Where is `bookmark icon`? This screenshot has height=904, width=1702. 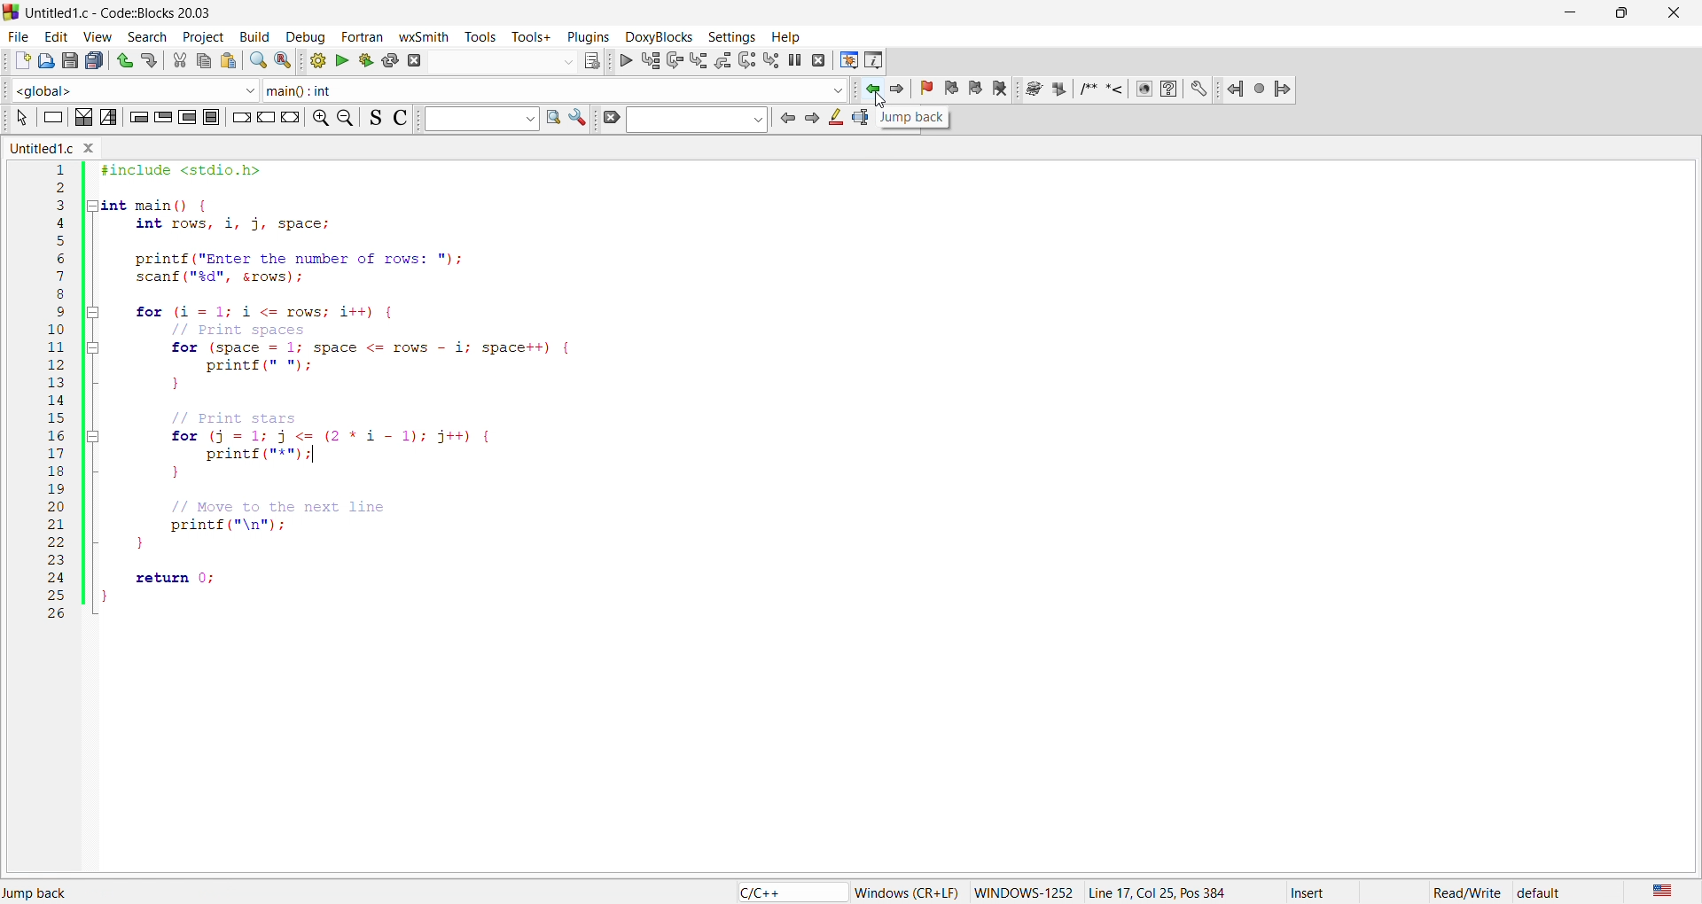
bookmark icon is located at coordinates (960, 89).